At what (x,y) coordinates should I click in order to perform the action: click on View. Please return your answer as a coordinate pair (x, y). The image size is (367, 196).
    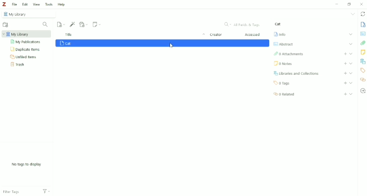
    Looking at the image, I should click on (37, 4).